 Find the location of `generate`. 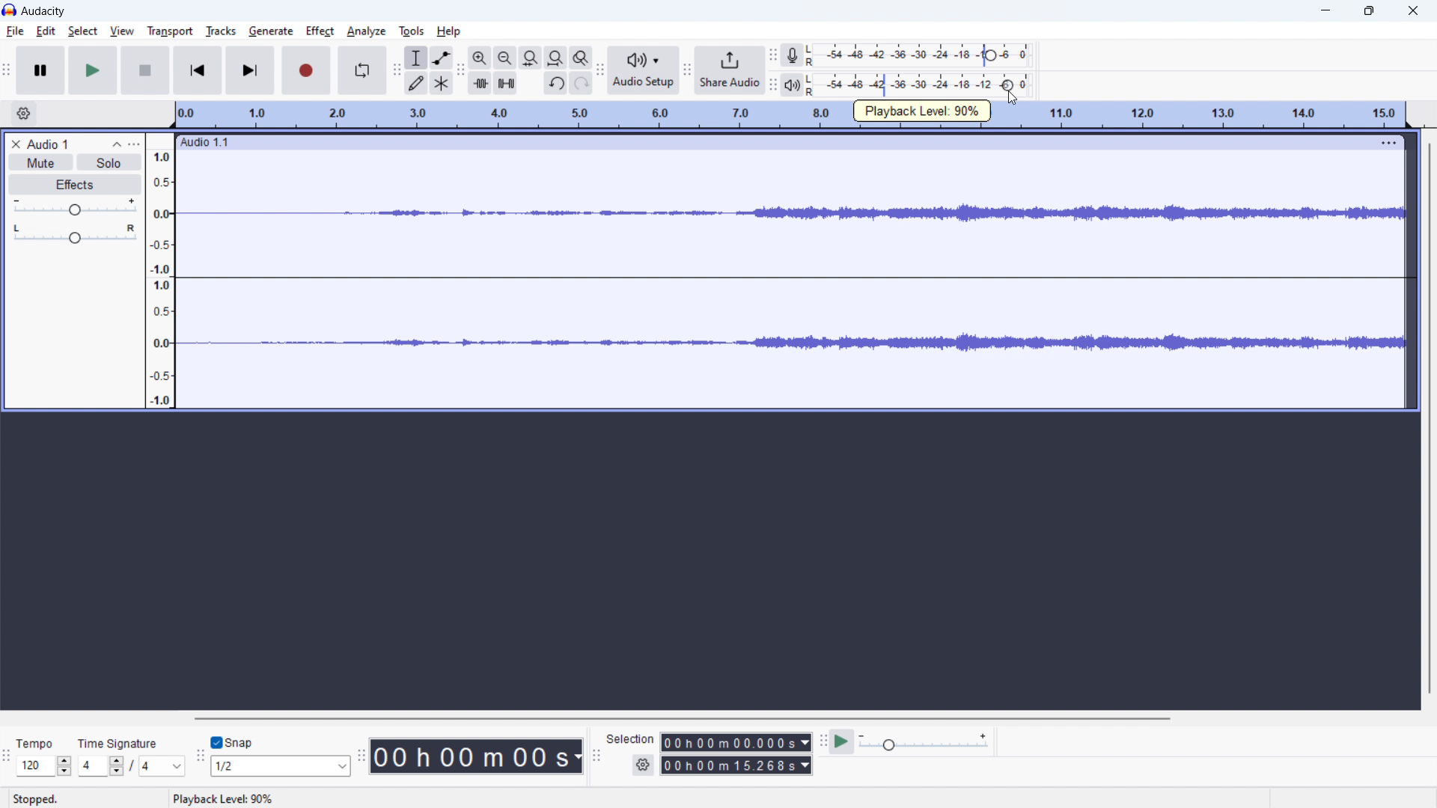

generate is located at coordinates (271, 31).